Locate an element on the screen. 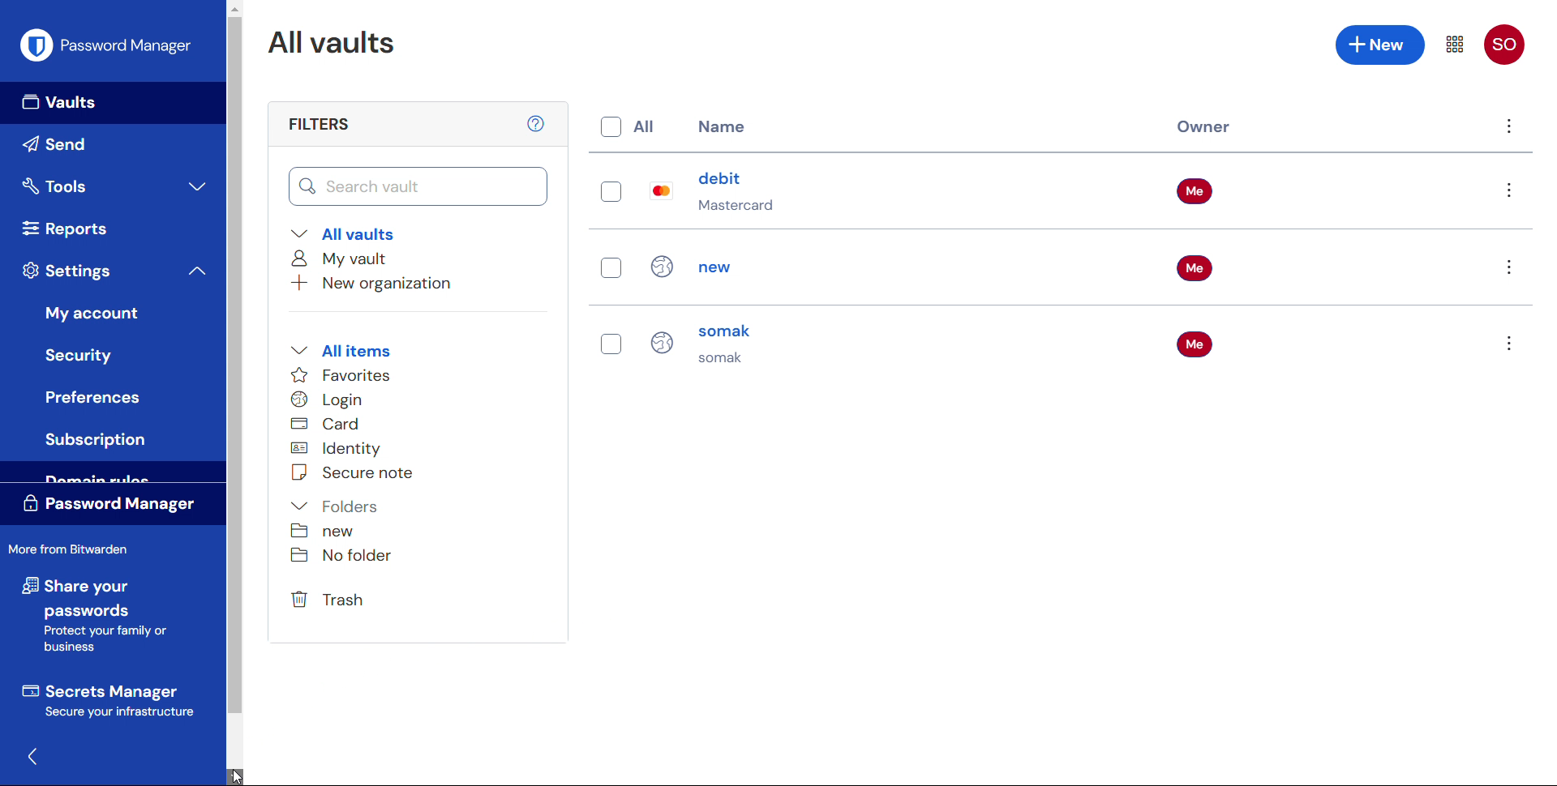 The width and height of the screenshot is (1557, 786). Scroll up  is located at coordinates (234, 7).